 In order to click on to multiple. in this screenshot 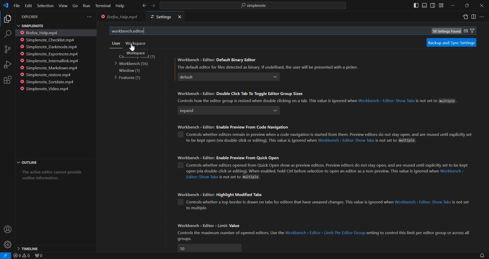, I will do `click(197, 208)`.